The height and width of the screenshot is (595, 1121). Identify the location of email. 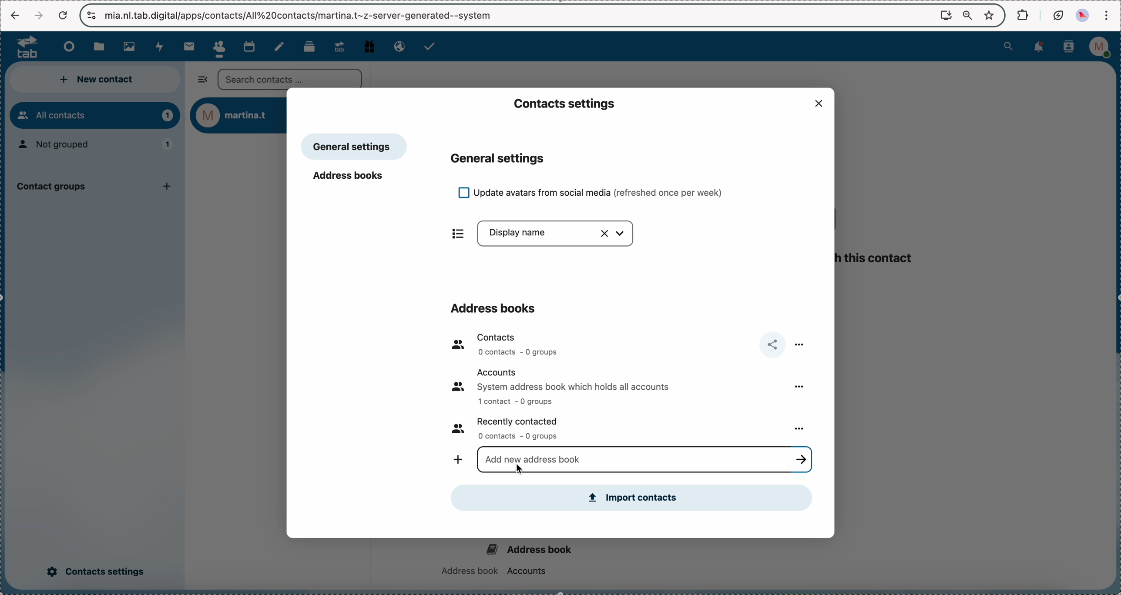
(396, 46).